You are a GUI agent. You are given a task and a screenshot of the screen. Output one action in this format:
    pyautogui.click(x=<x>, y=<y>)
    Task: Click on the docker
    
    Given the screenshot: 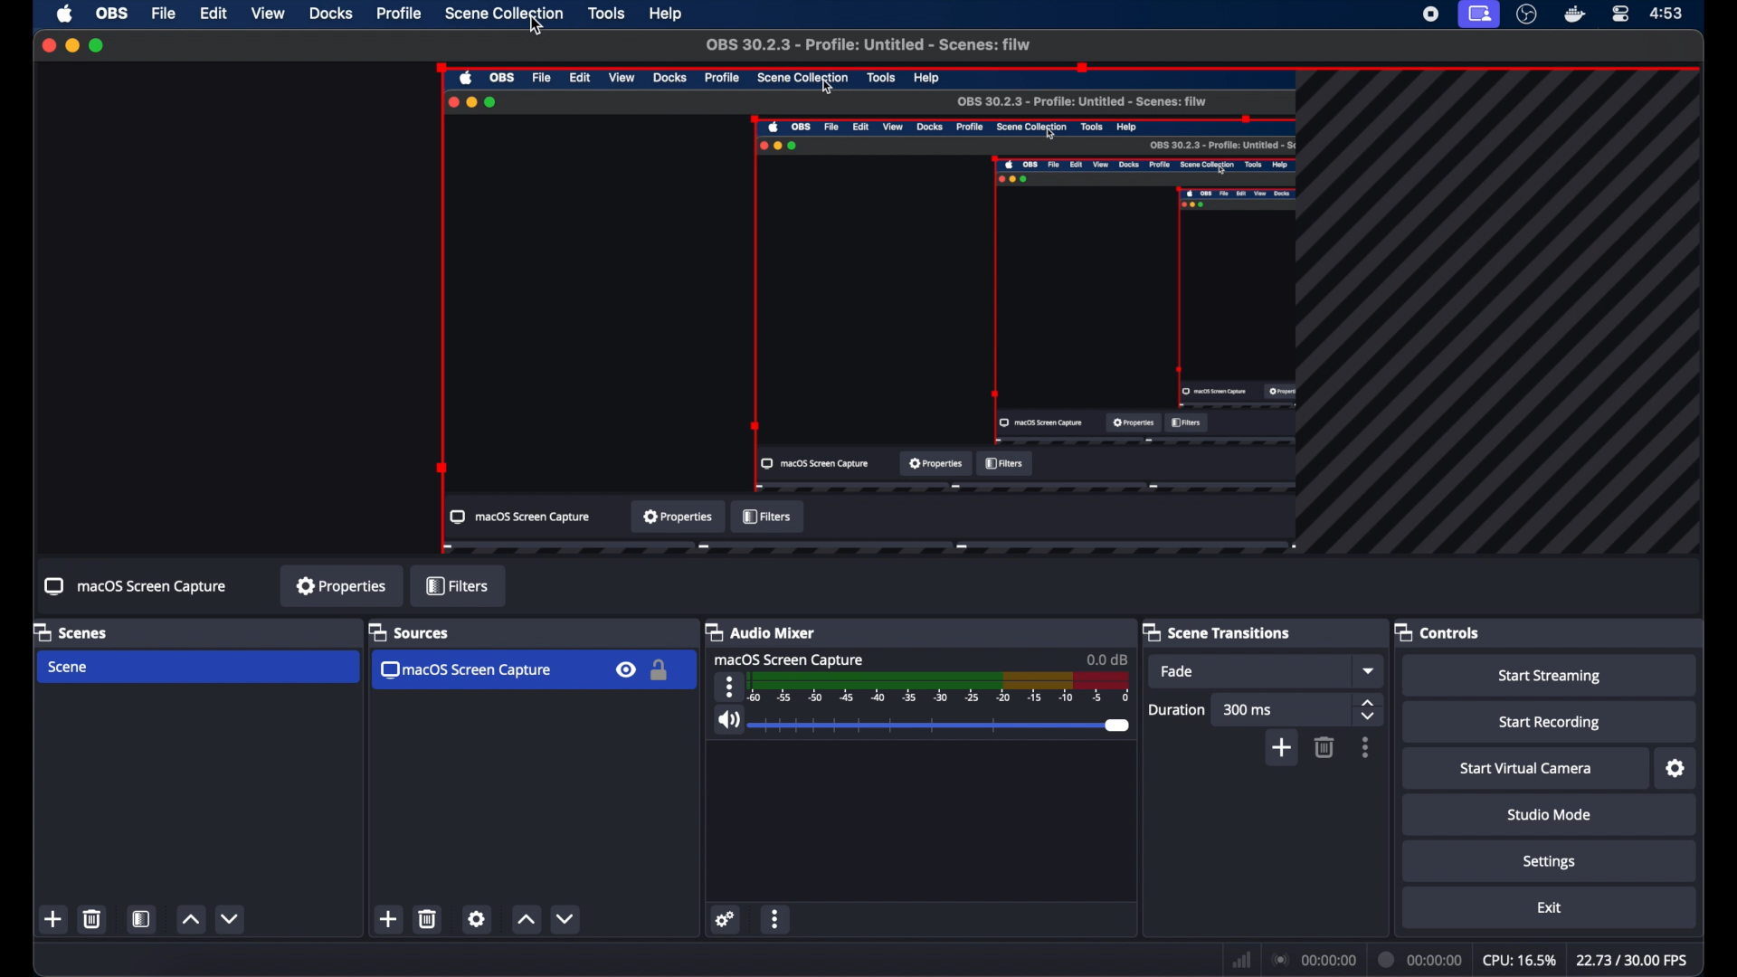 What is the action you would take?
    pyautogui.click(x=1572, y=14)
    